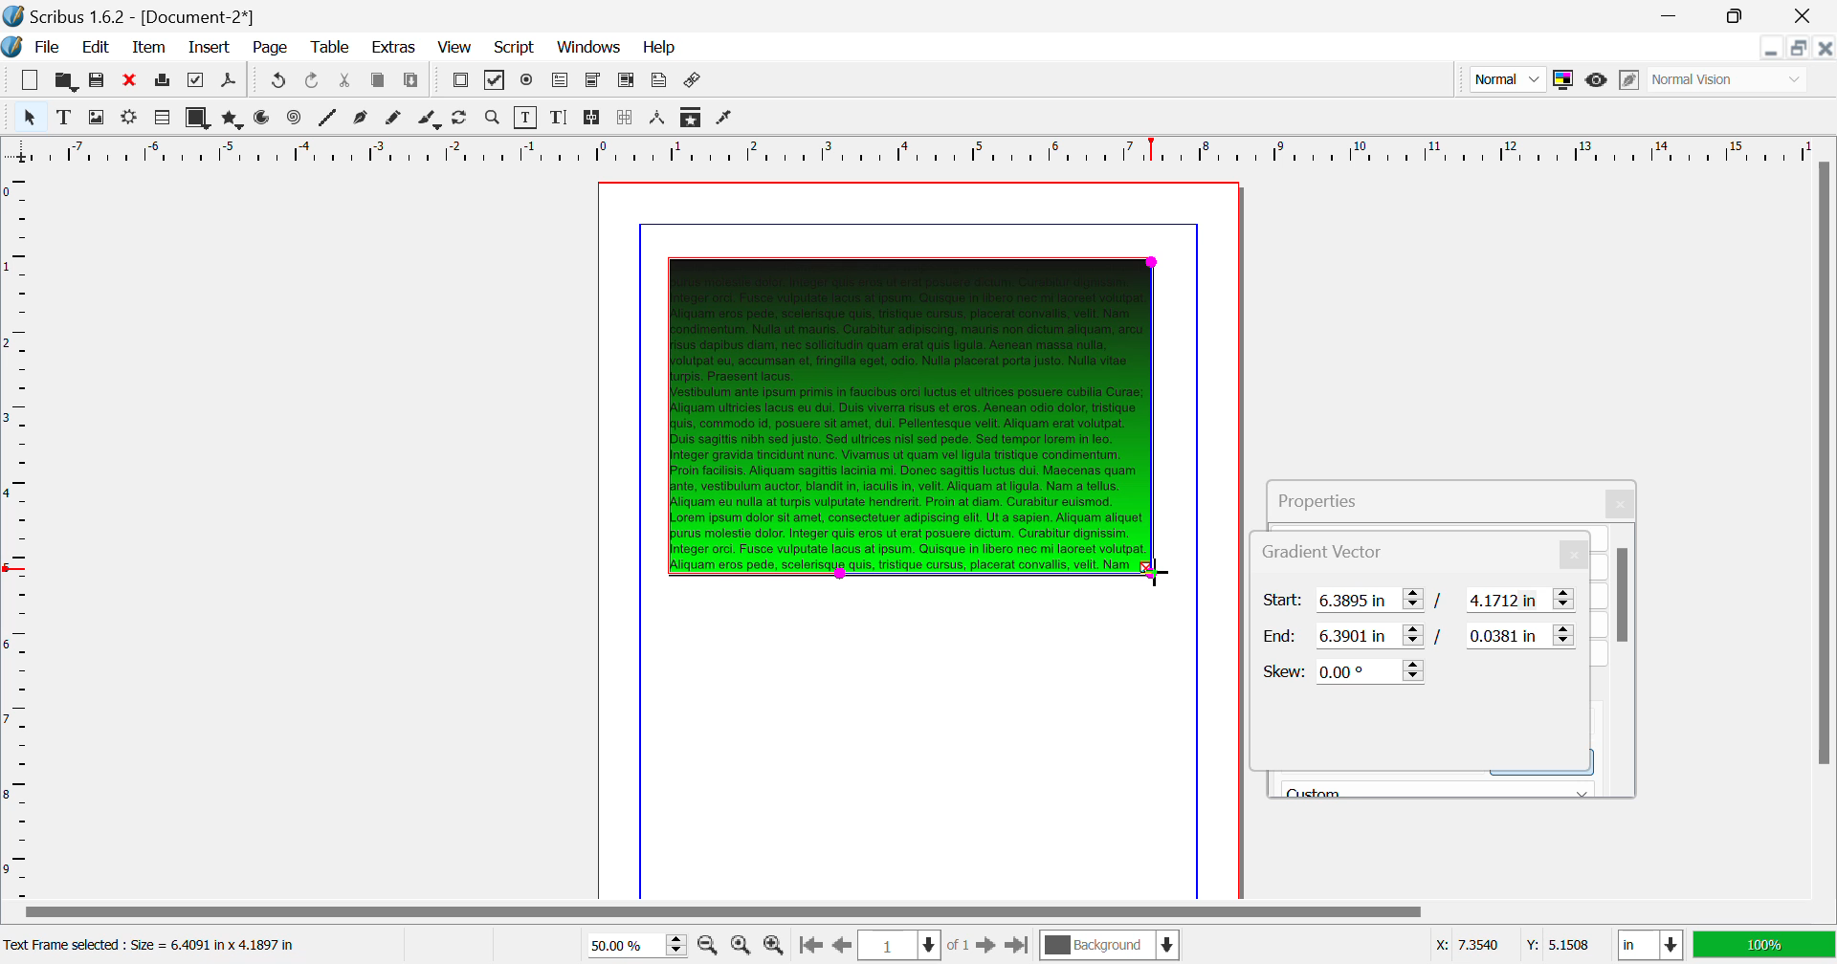  I want to click on New, so click(31, 80).